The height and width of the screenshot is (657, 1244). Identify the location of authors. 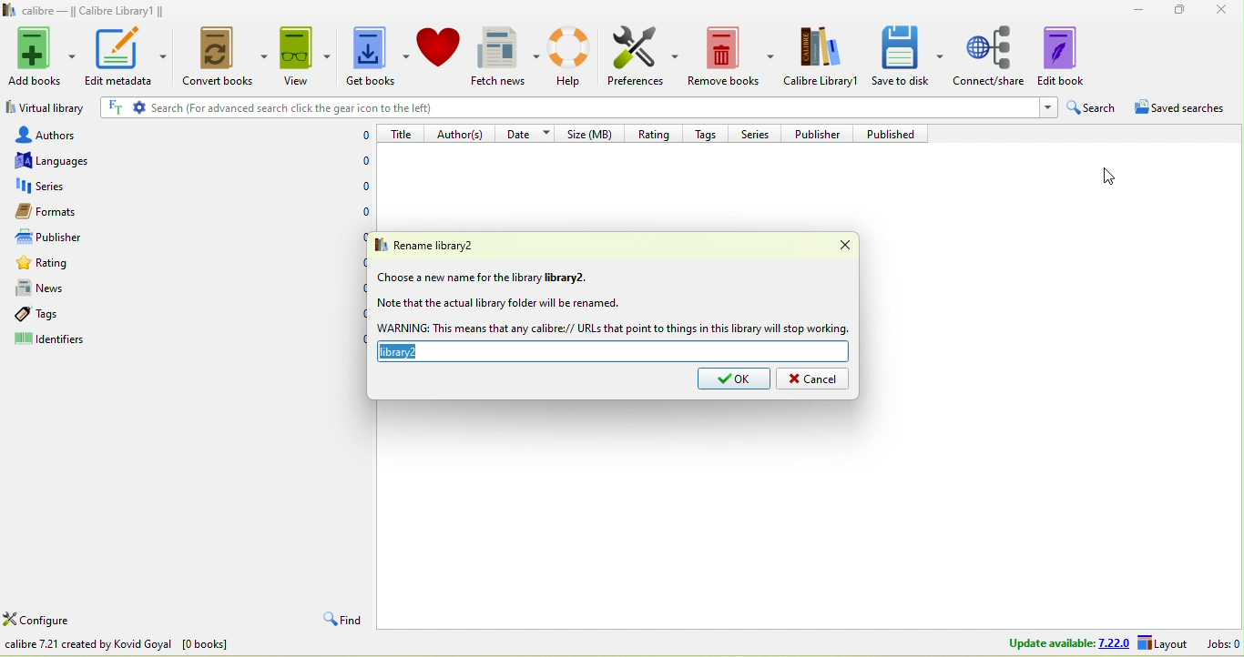
(63, 134).